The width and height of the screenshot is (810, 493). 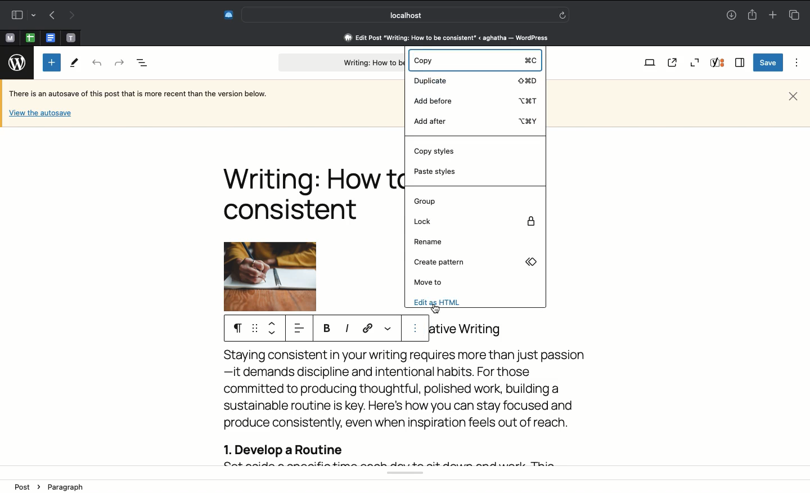 What do you see at coordinates (97, 64) in the screenshot?
I see `Undo` at bounding box center [97, 64].